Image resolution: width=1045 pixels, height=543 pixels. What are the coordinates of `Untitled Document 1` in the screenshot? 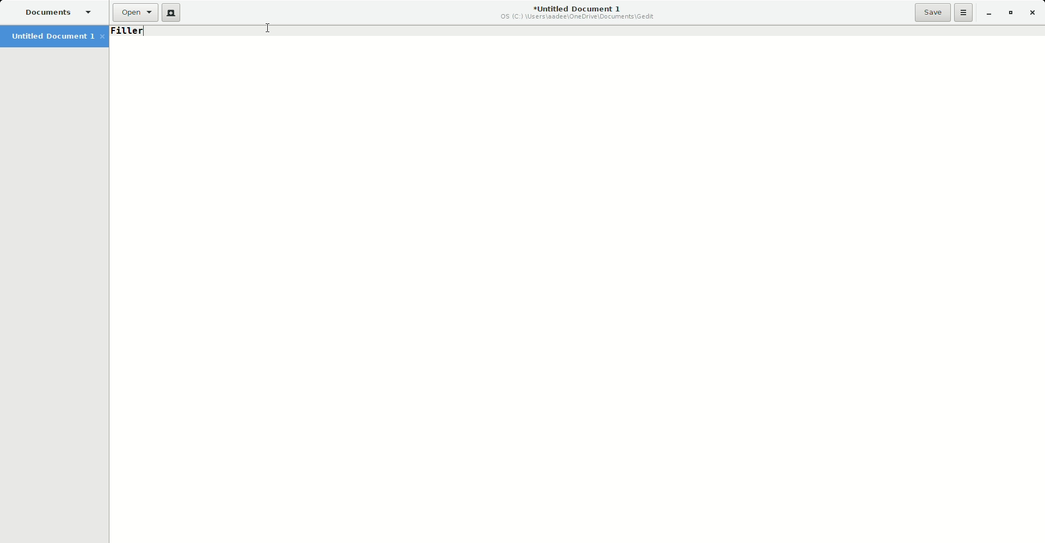 It's located at (579, 14).